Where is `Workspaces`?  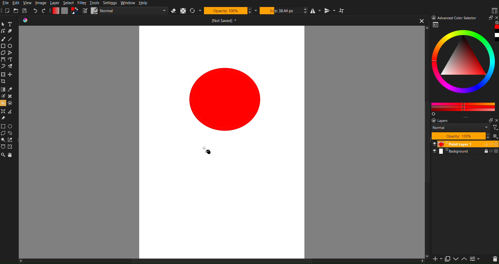 Workspaces is located at coordinates (494, 10).